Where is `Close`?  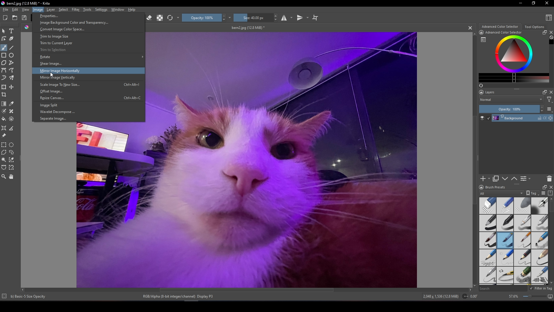
Close is located at coordinates (547, 3).